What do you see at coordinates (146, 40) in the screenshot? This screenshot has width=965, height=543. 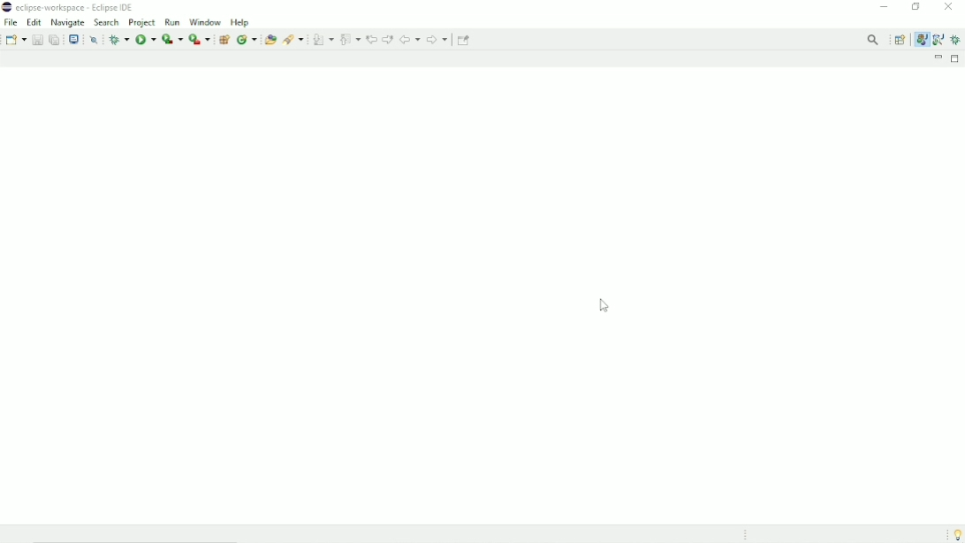 I see `Run` at bounding box center [146, 40].